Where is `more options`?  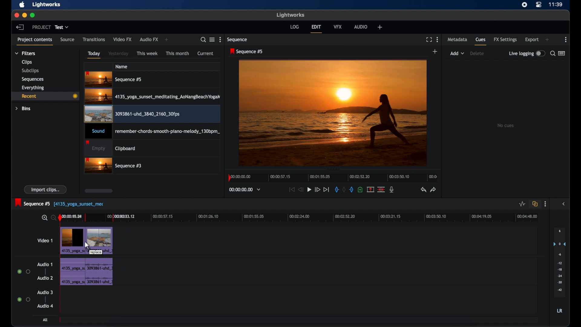
more options is located at coordinates (220, 39).